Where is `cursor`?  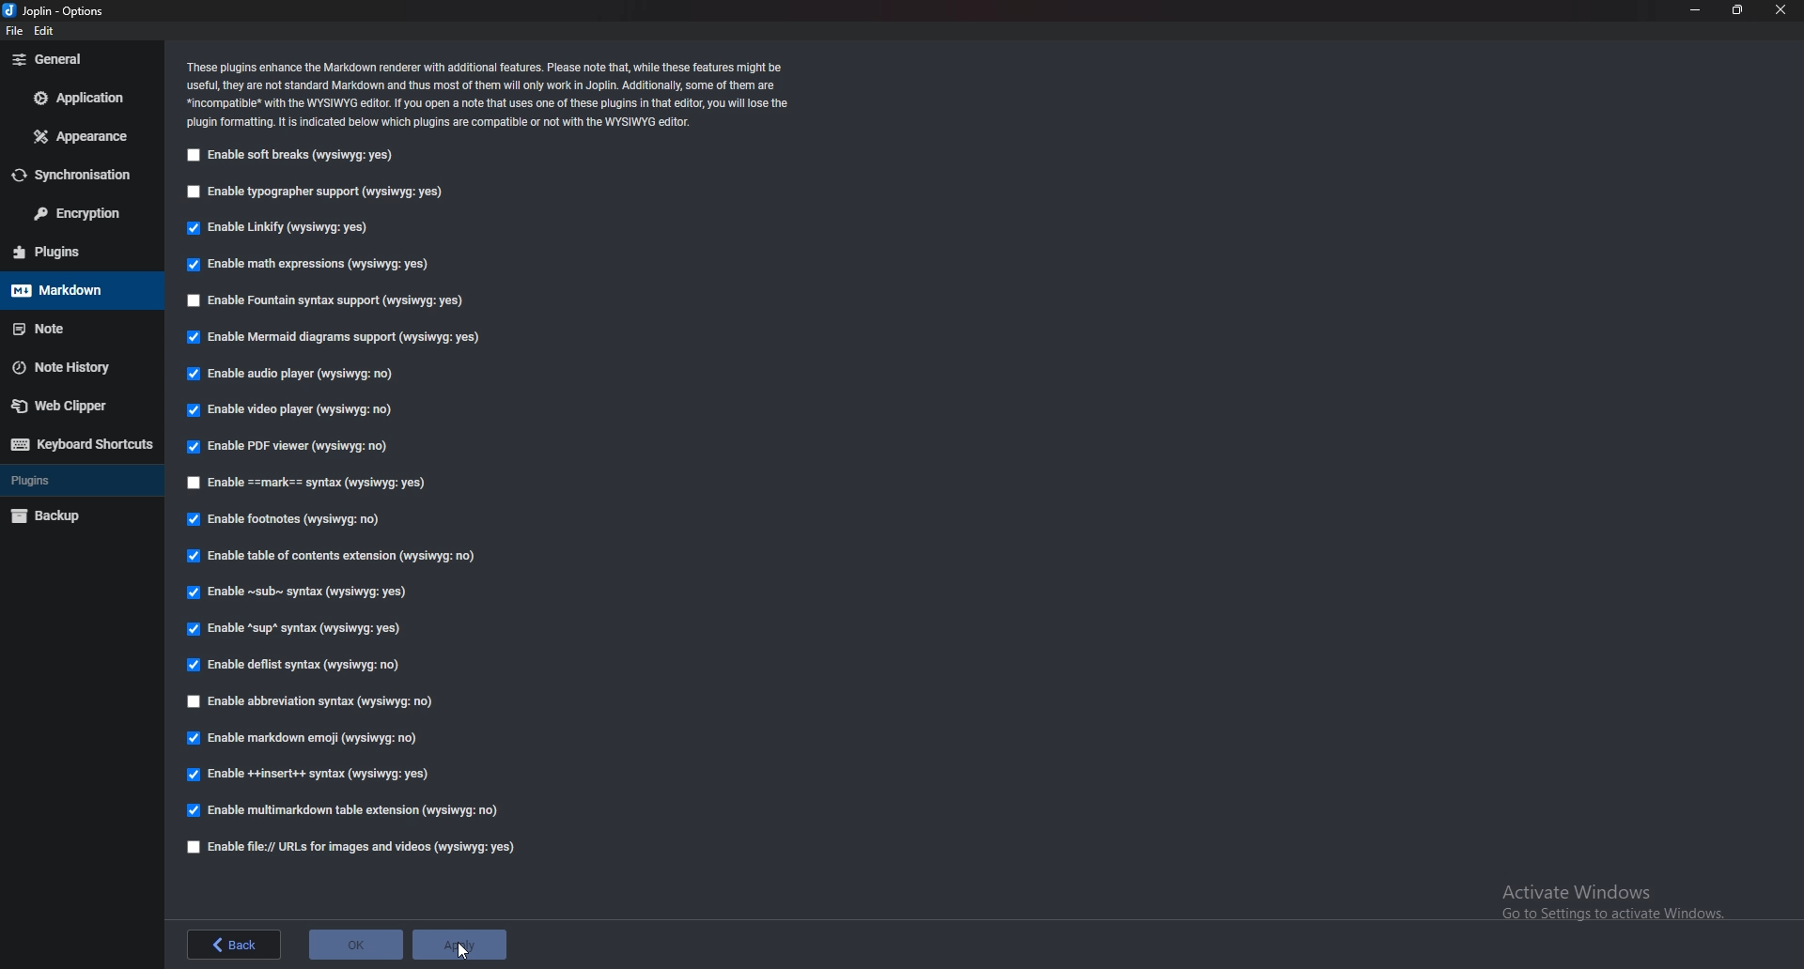 cursor is located at coordinates (466, 949).